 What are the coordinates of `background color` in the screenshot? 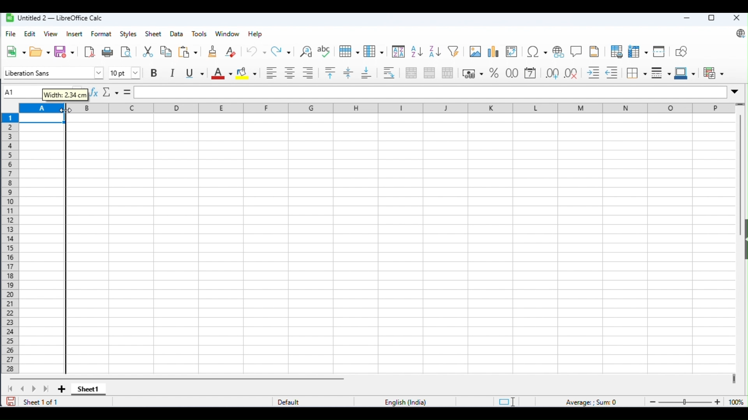 It's located at (247, 72).